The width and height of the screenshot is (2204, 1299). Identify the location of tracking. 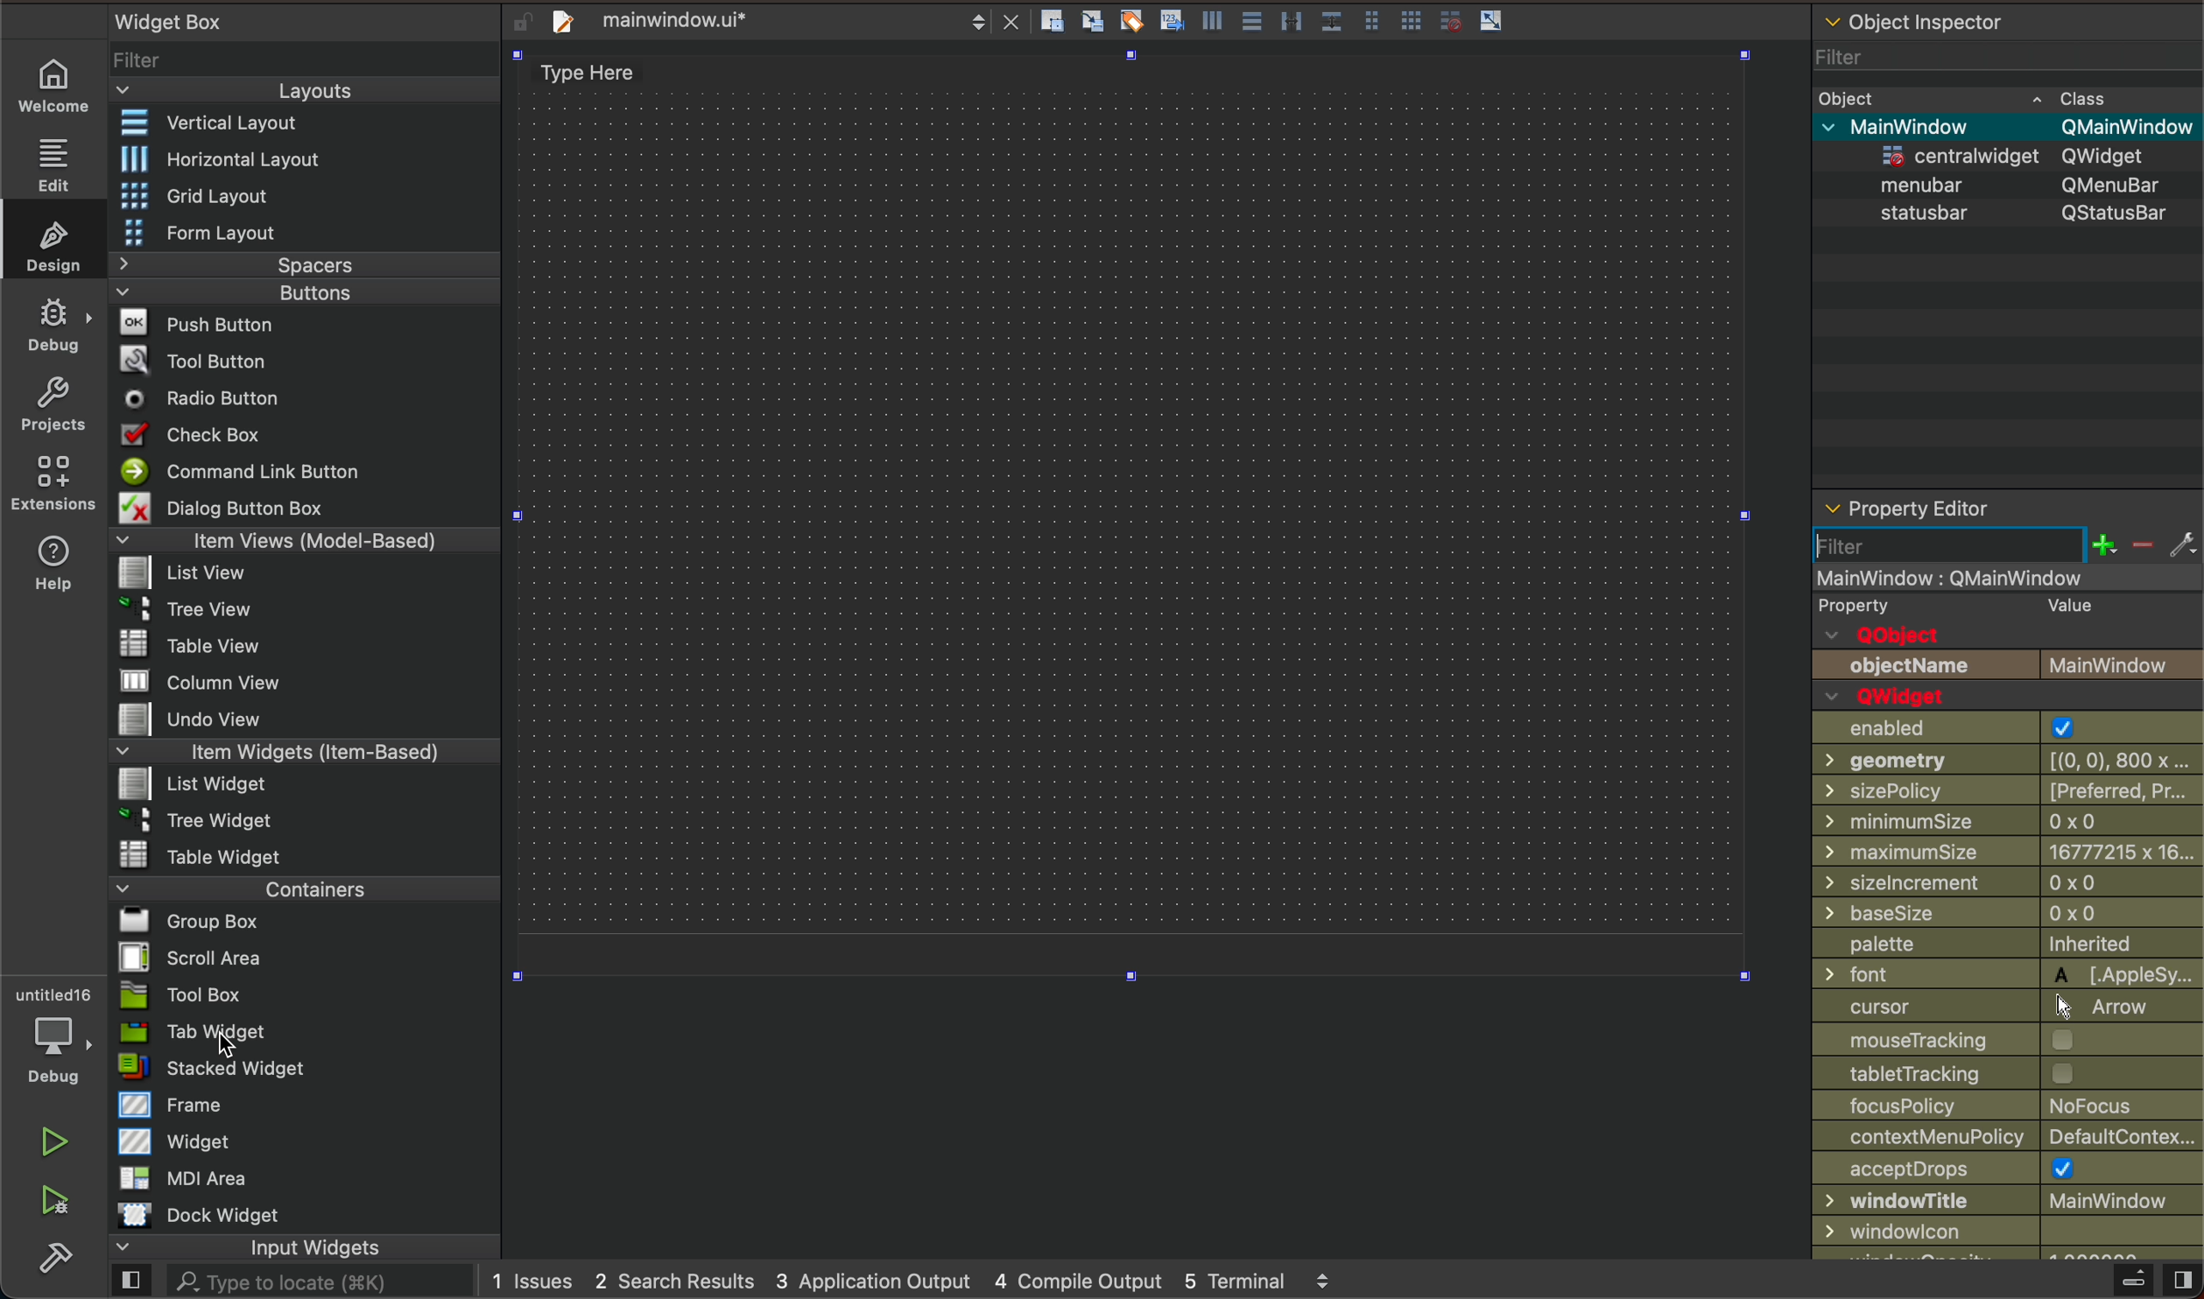
(2005, 1073).